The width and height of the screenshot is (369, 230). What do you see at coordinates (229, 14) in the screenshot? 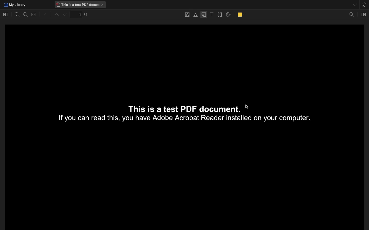
I see `Draw` at bounding box center [229, 14].